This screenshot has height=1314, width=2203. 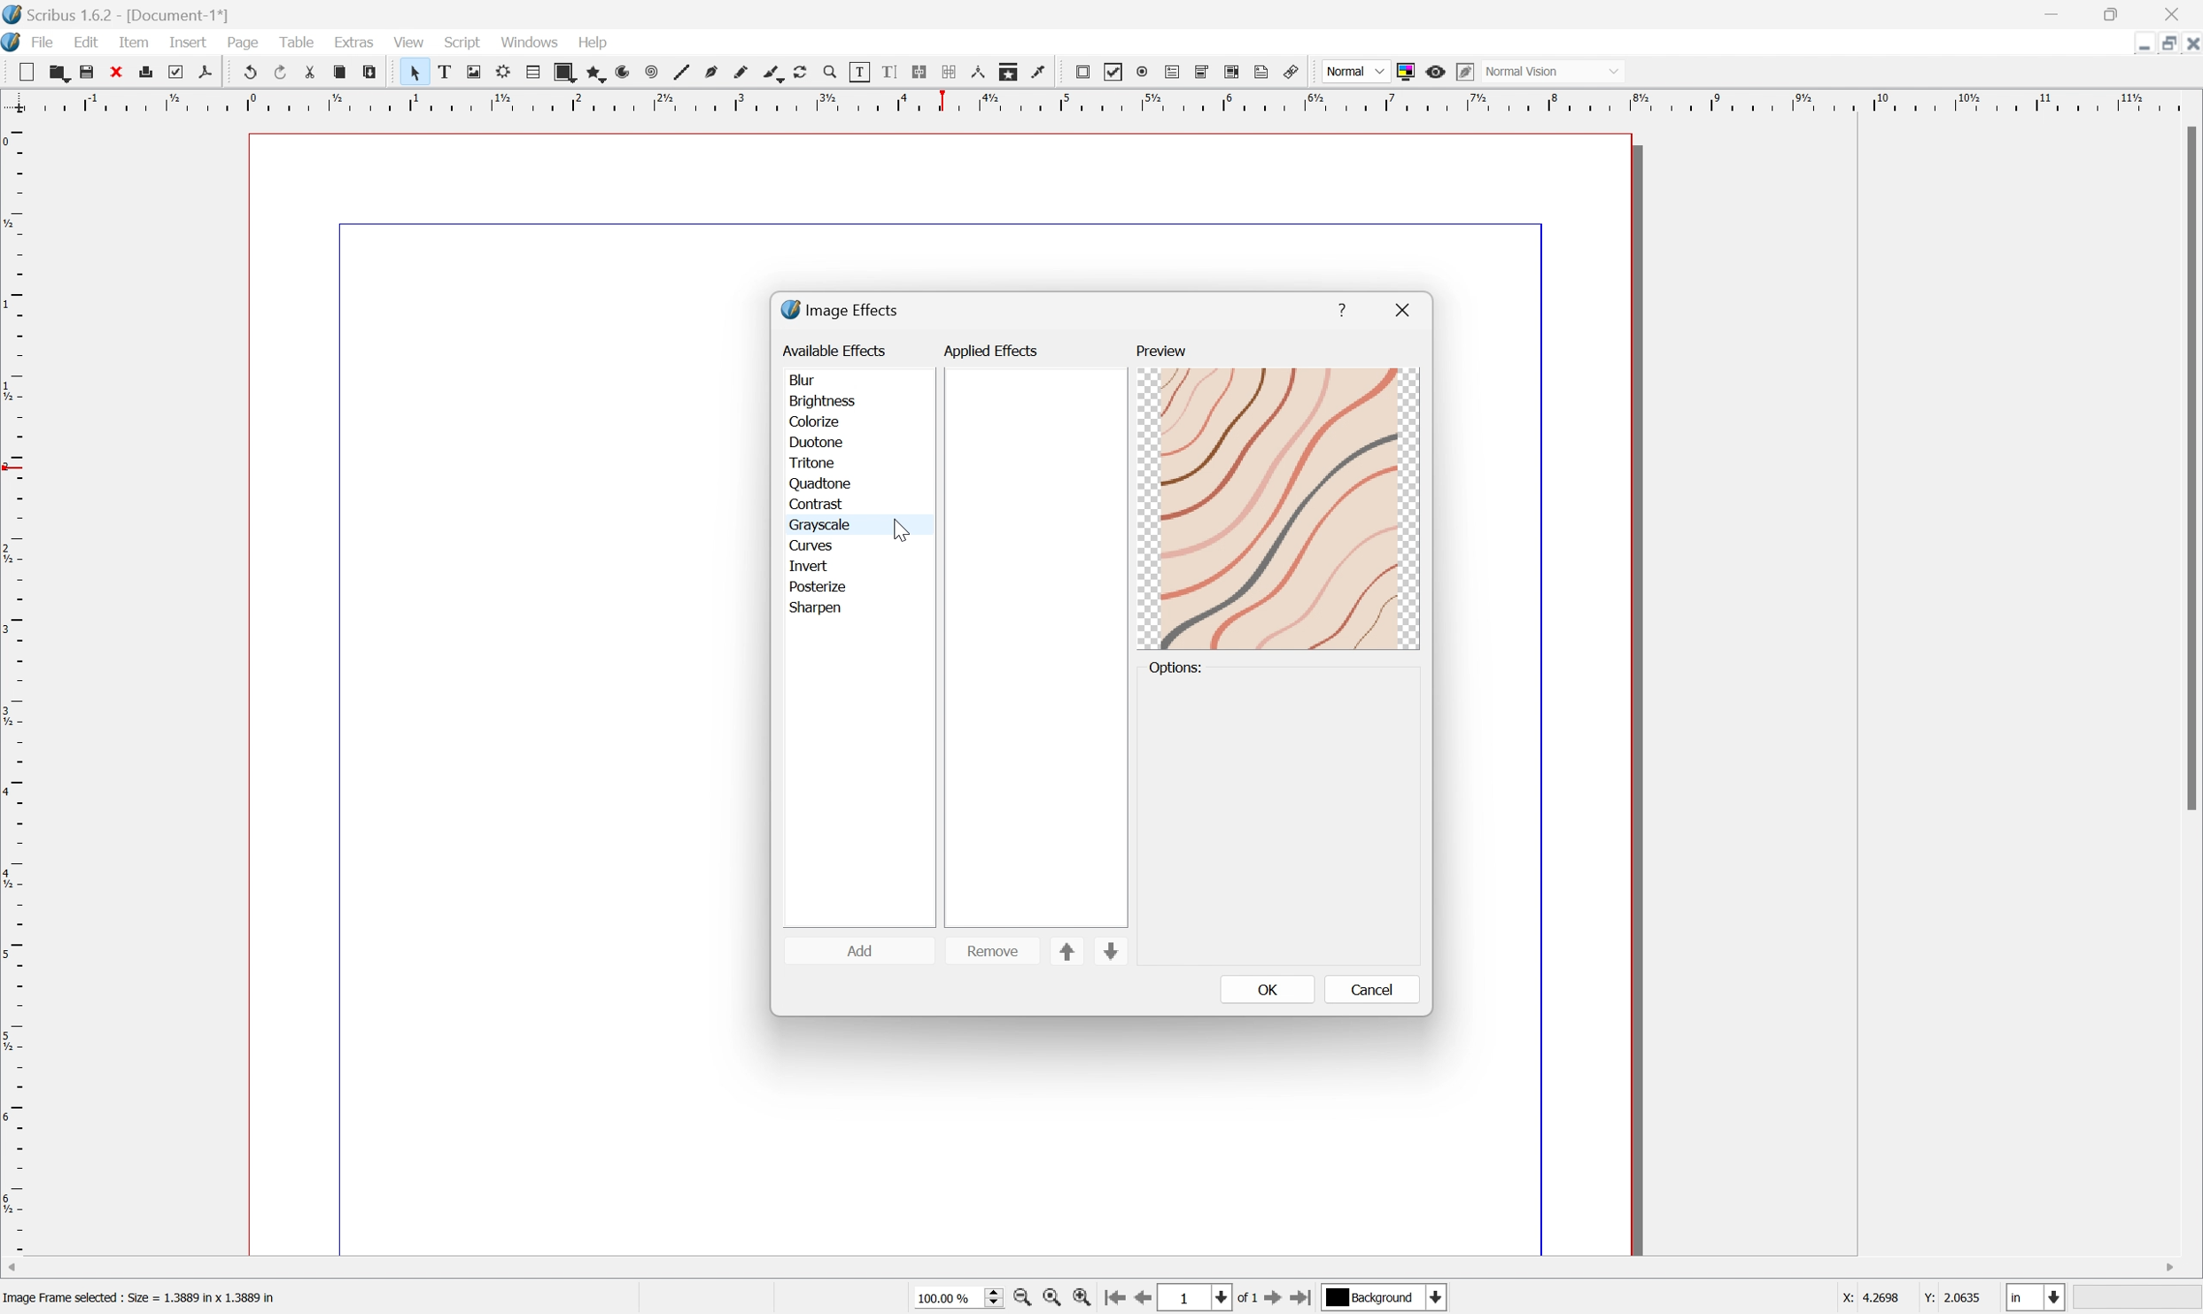 What do you see at coordinates (539, 72) in the screenshot?
I see `Table` at bounding box center [539, 72].